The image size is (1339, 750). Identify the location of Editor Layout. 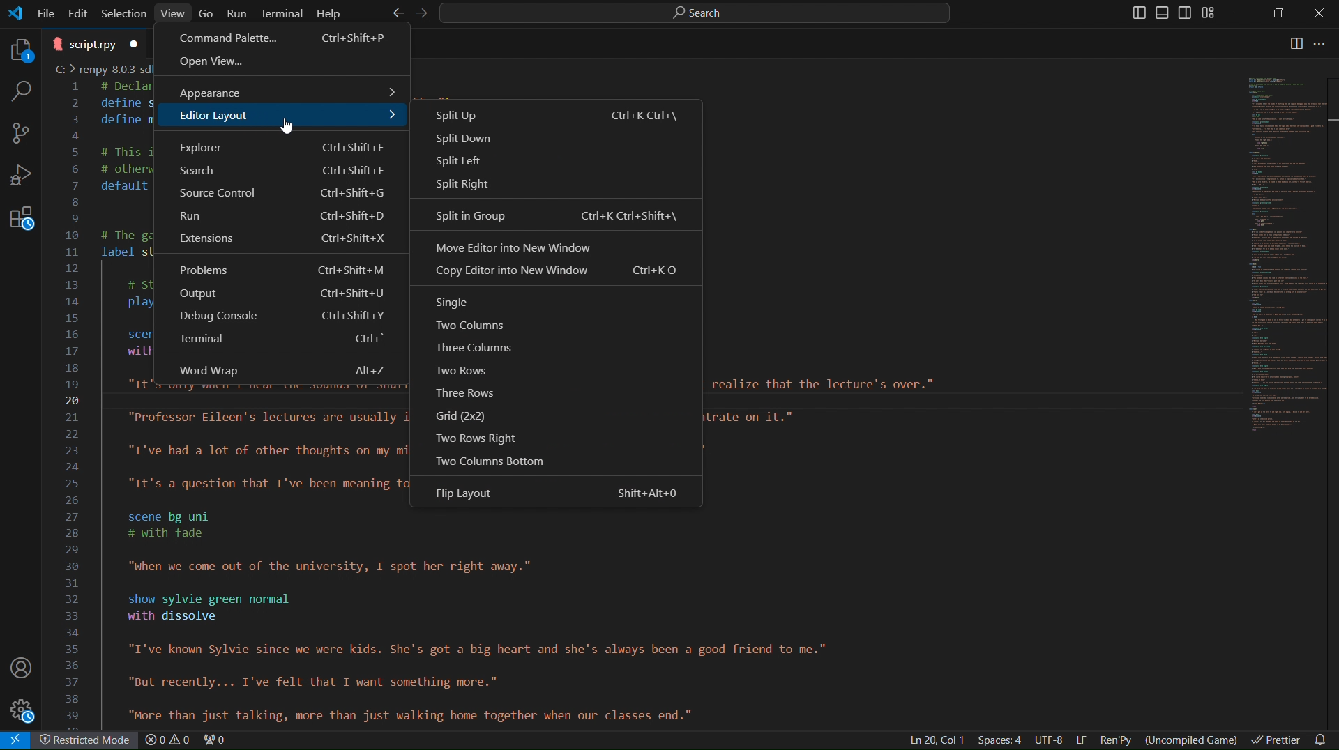
(279, 118).